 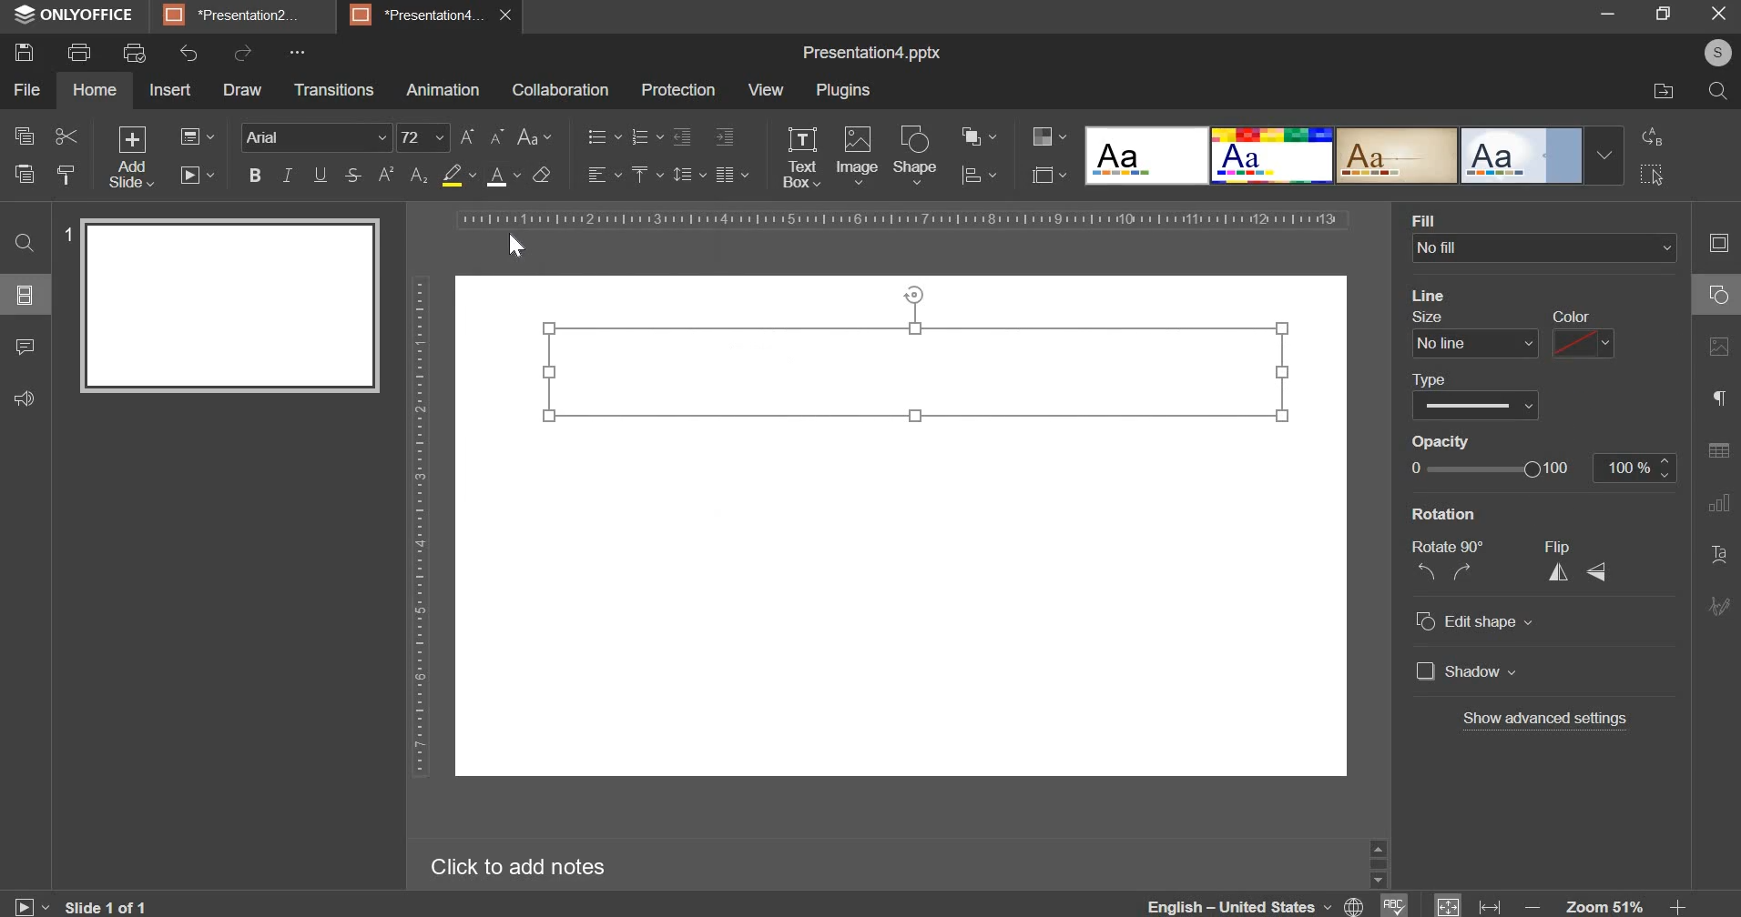 What do you see at coordinates (681, 136) in the screenshot?
I see `decrease indent` at bounding box center [681, 136].